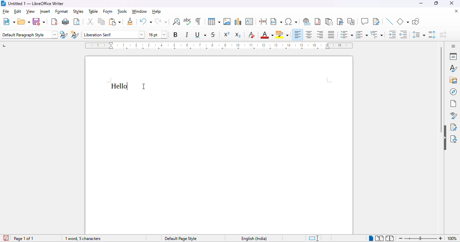 This screenshot has height=242, width=460. Describe the element at coordinates (213, 35) in the screenshot. I see `strikethrough` at that location.